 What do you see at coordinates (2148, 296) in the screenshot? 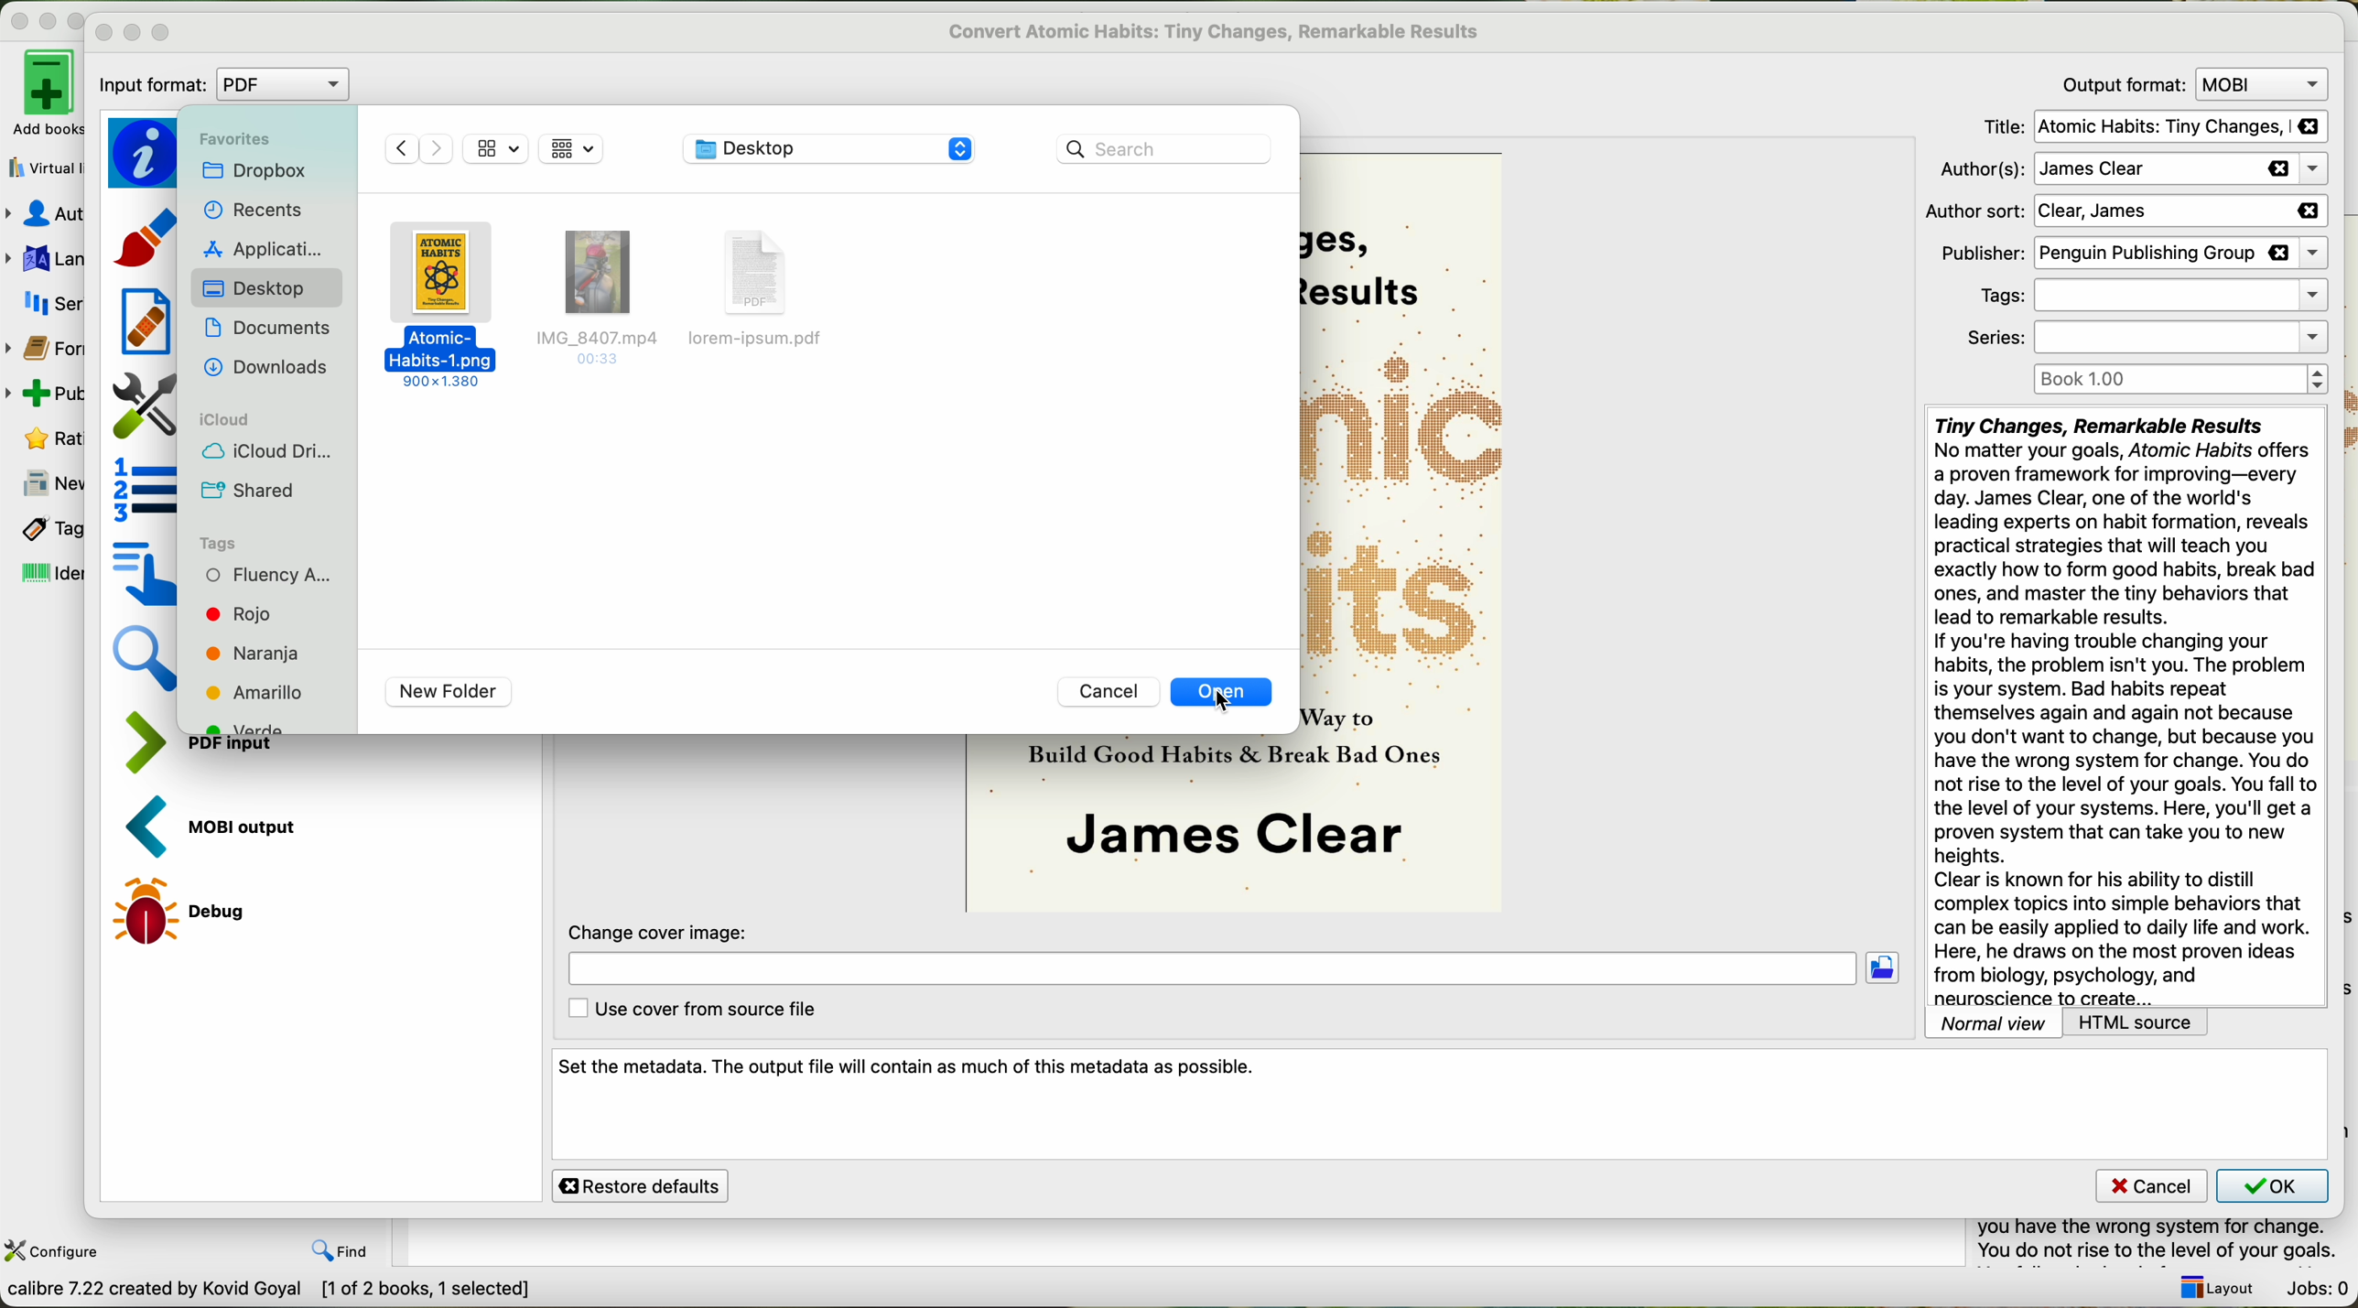
I see `tags` at bounding box center [2148, 296].